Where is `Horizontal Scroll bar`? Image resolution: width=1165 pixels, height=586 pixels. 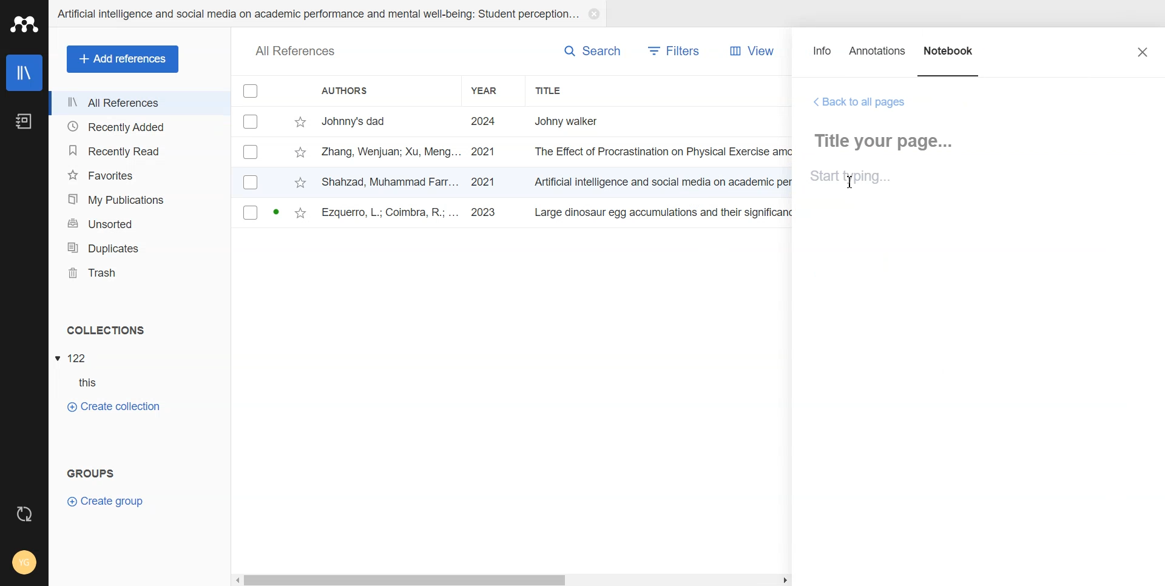
Horizontal Scroll bar is located at coordinates (513, 579).